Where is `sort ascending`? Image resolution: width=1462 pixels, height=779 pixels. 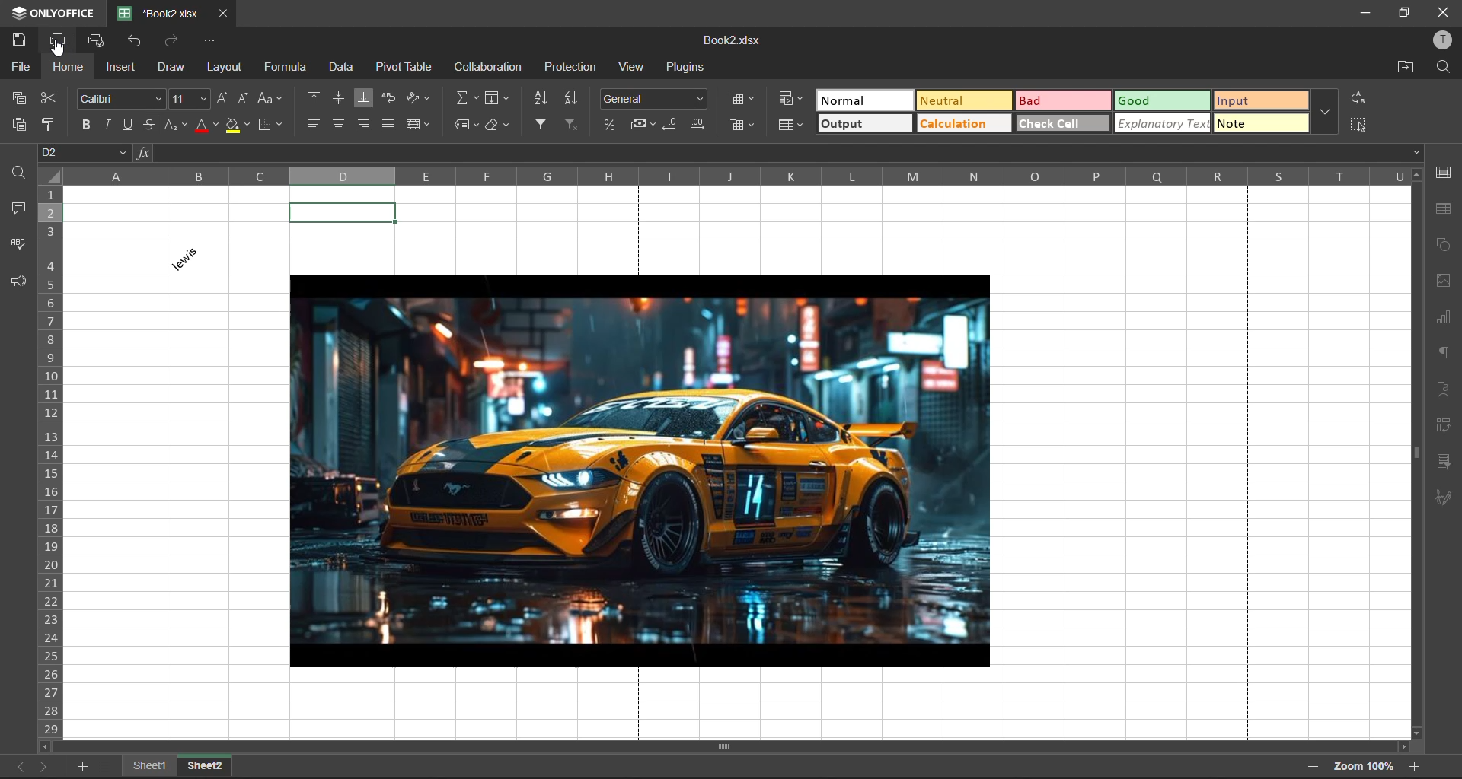
sort ascending is located at coordinates (543, 100).